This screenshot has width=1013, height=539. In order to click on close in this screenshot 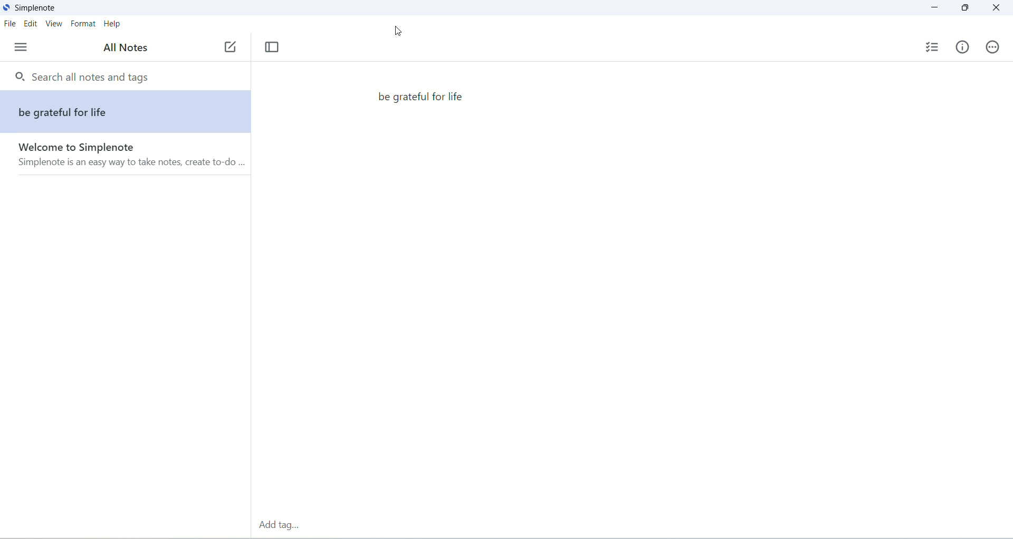, I will do `click(995, 9)`.